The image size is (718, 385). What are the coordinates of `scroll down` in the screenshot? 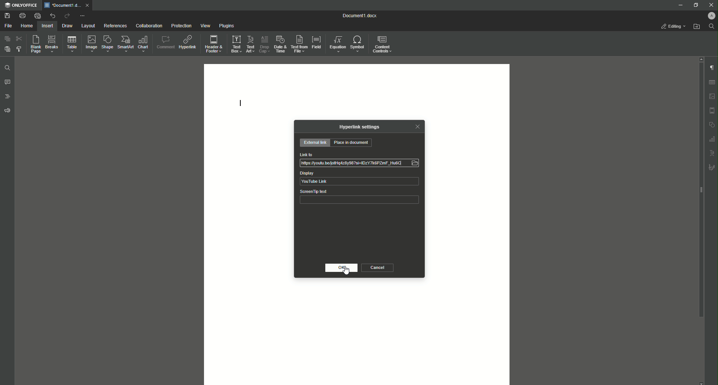 It's located at (702, 383).